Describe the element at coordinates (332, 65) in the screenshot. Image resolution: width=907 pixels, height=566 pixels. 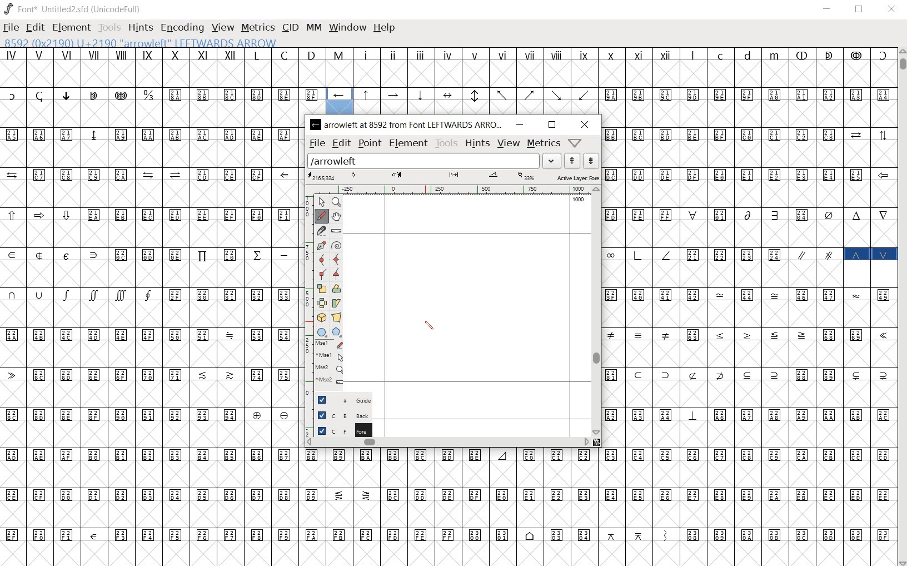
I see `glyph` at that location.